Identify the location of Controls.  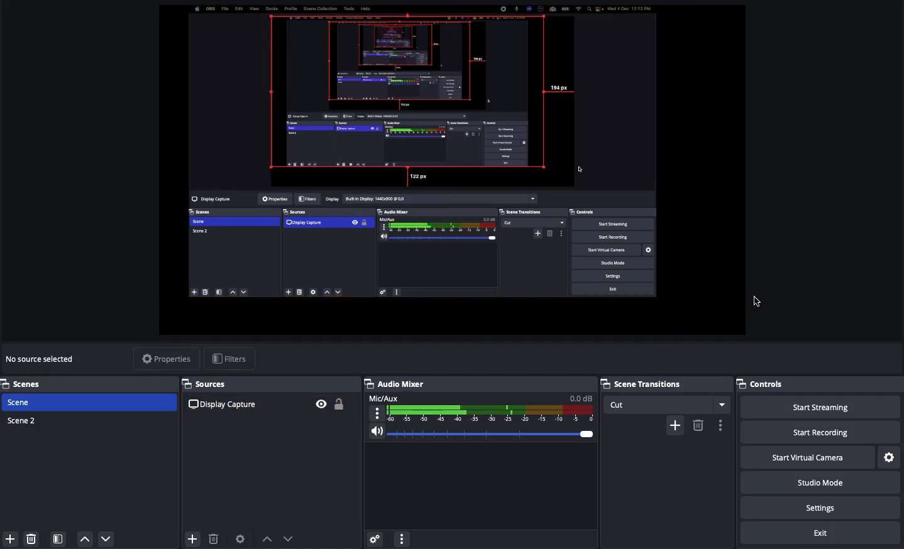
(776, 385).